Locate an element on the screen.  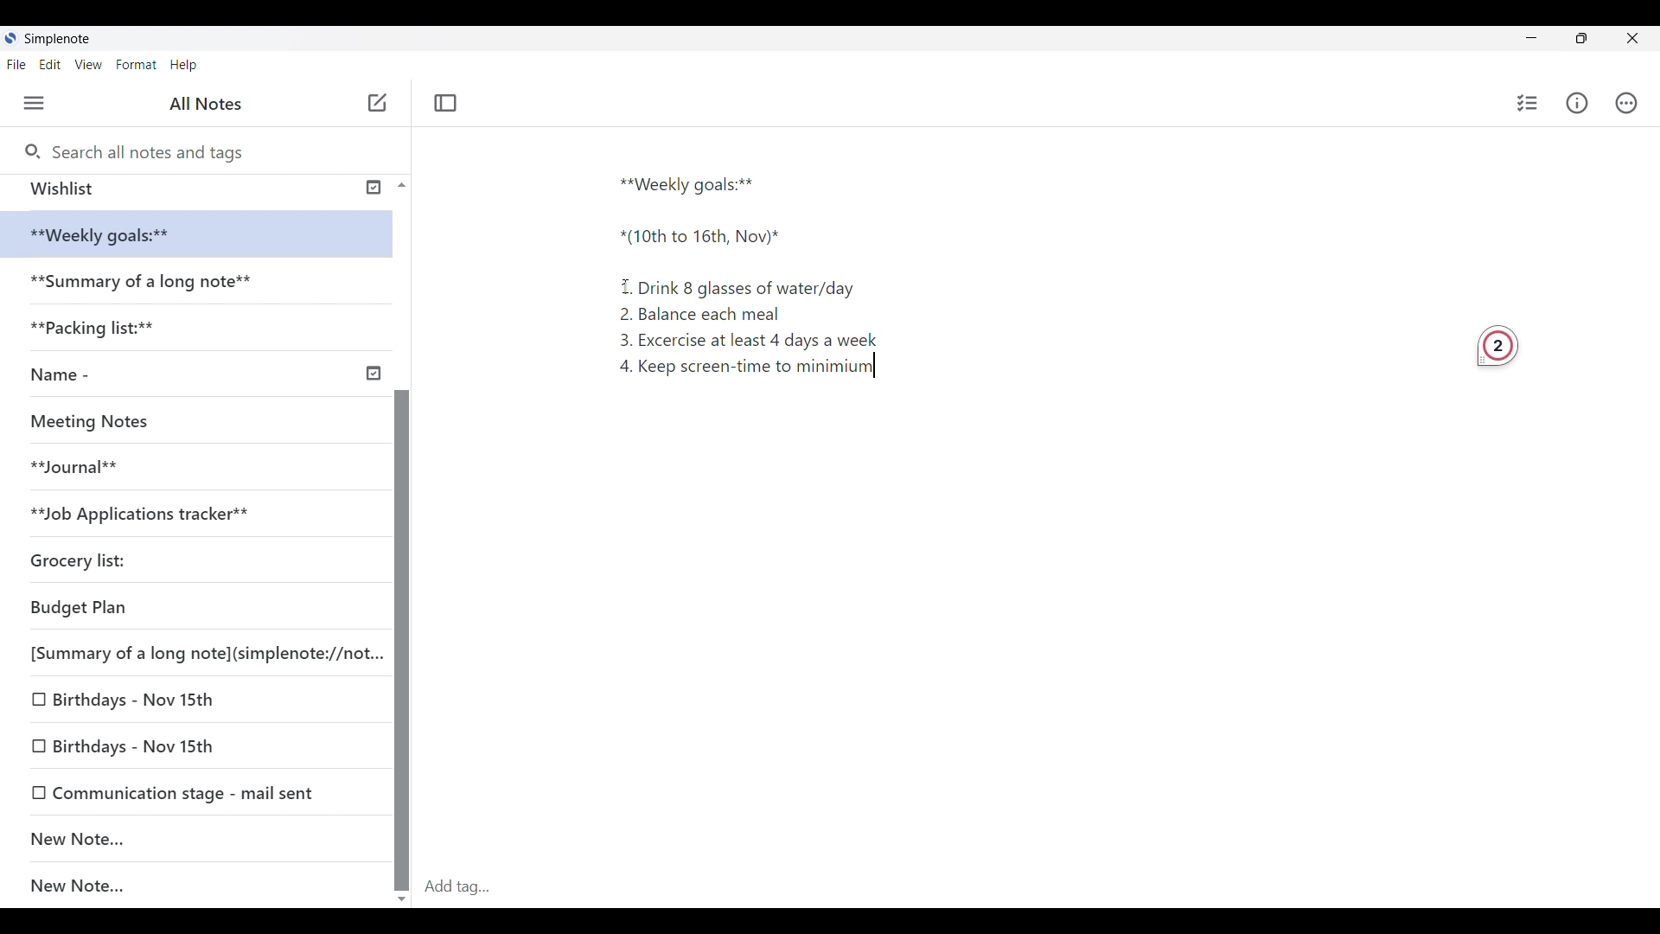
File is located at coordinates (20, 64).